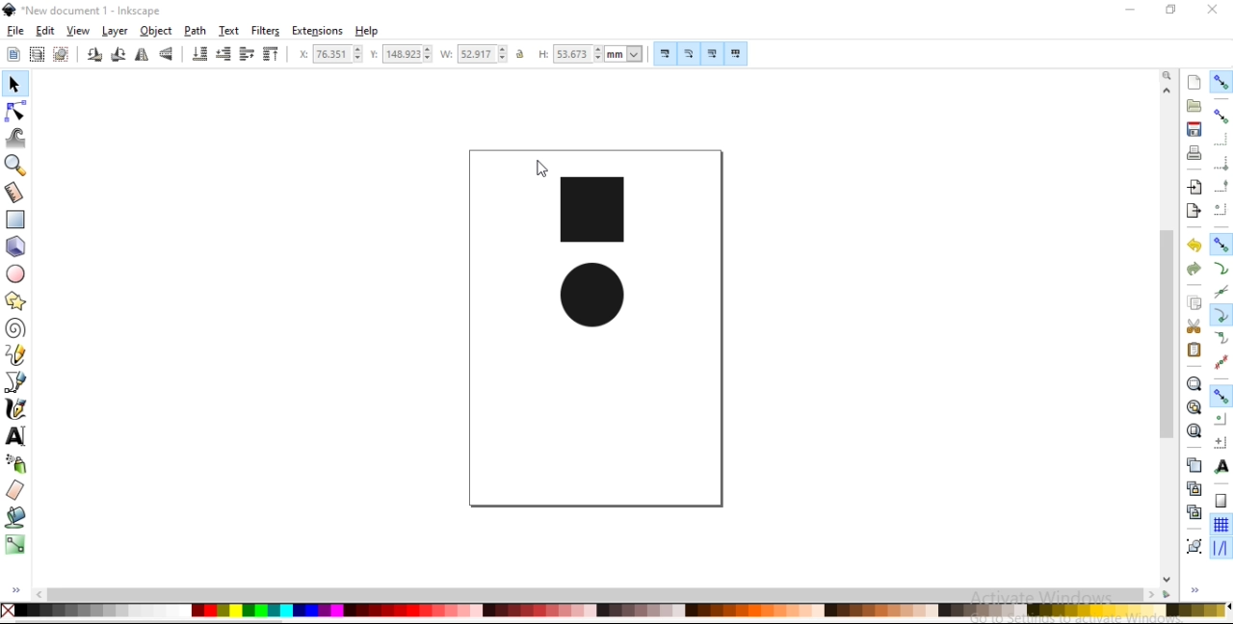 The height and width of the screenshot is (624, 1233). Describe the element at coordinates (317, 32) in the screenshot. I see `extensions` at that location.